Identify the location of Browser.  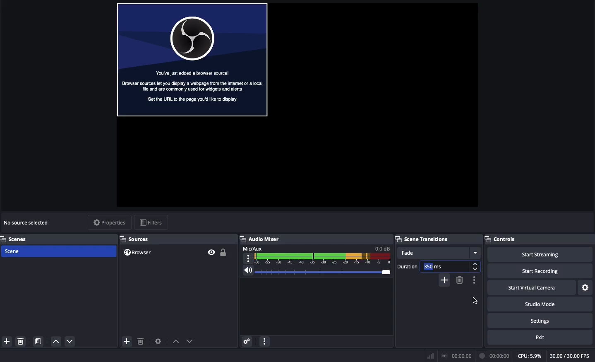
(192, 60).